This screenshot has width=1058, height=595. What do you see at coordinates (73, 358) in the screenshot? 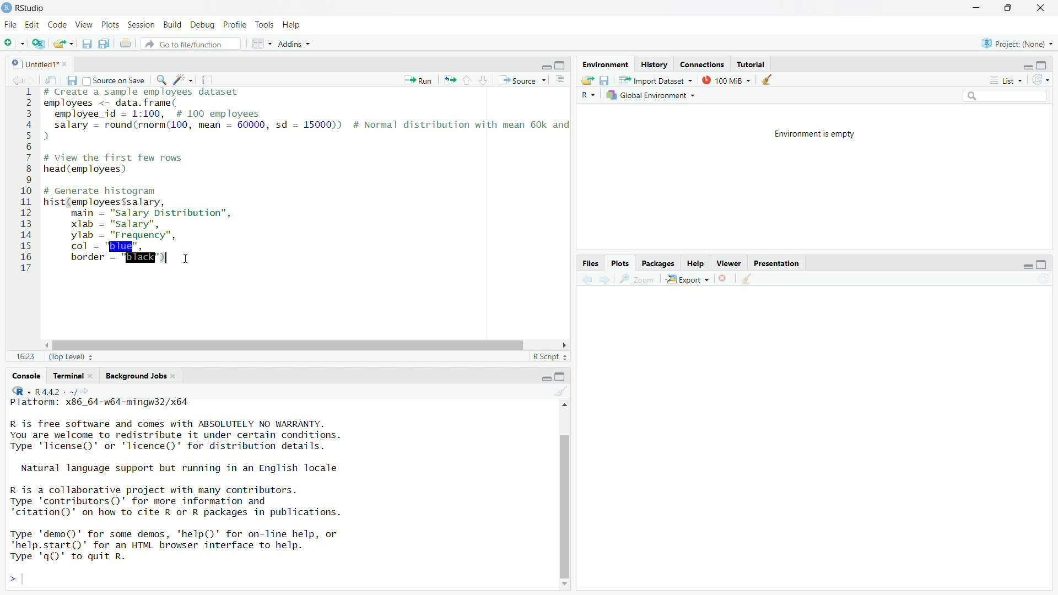
I see `Top Level` at bounding box center [73, 358].